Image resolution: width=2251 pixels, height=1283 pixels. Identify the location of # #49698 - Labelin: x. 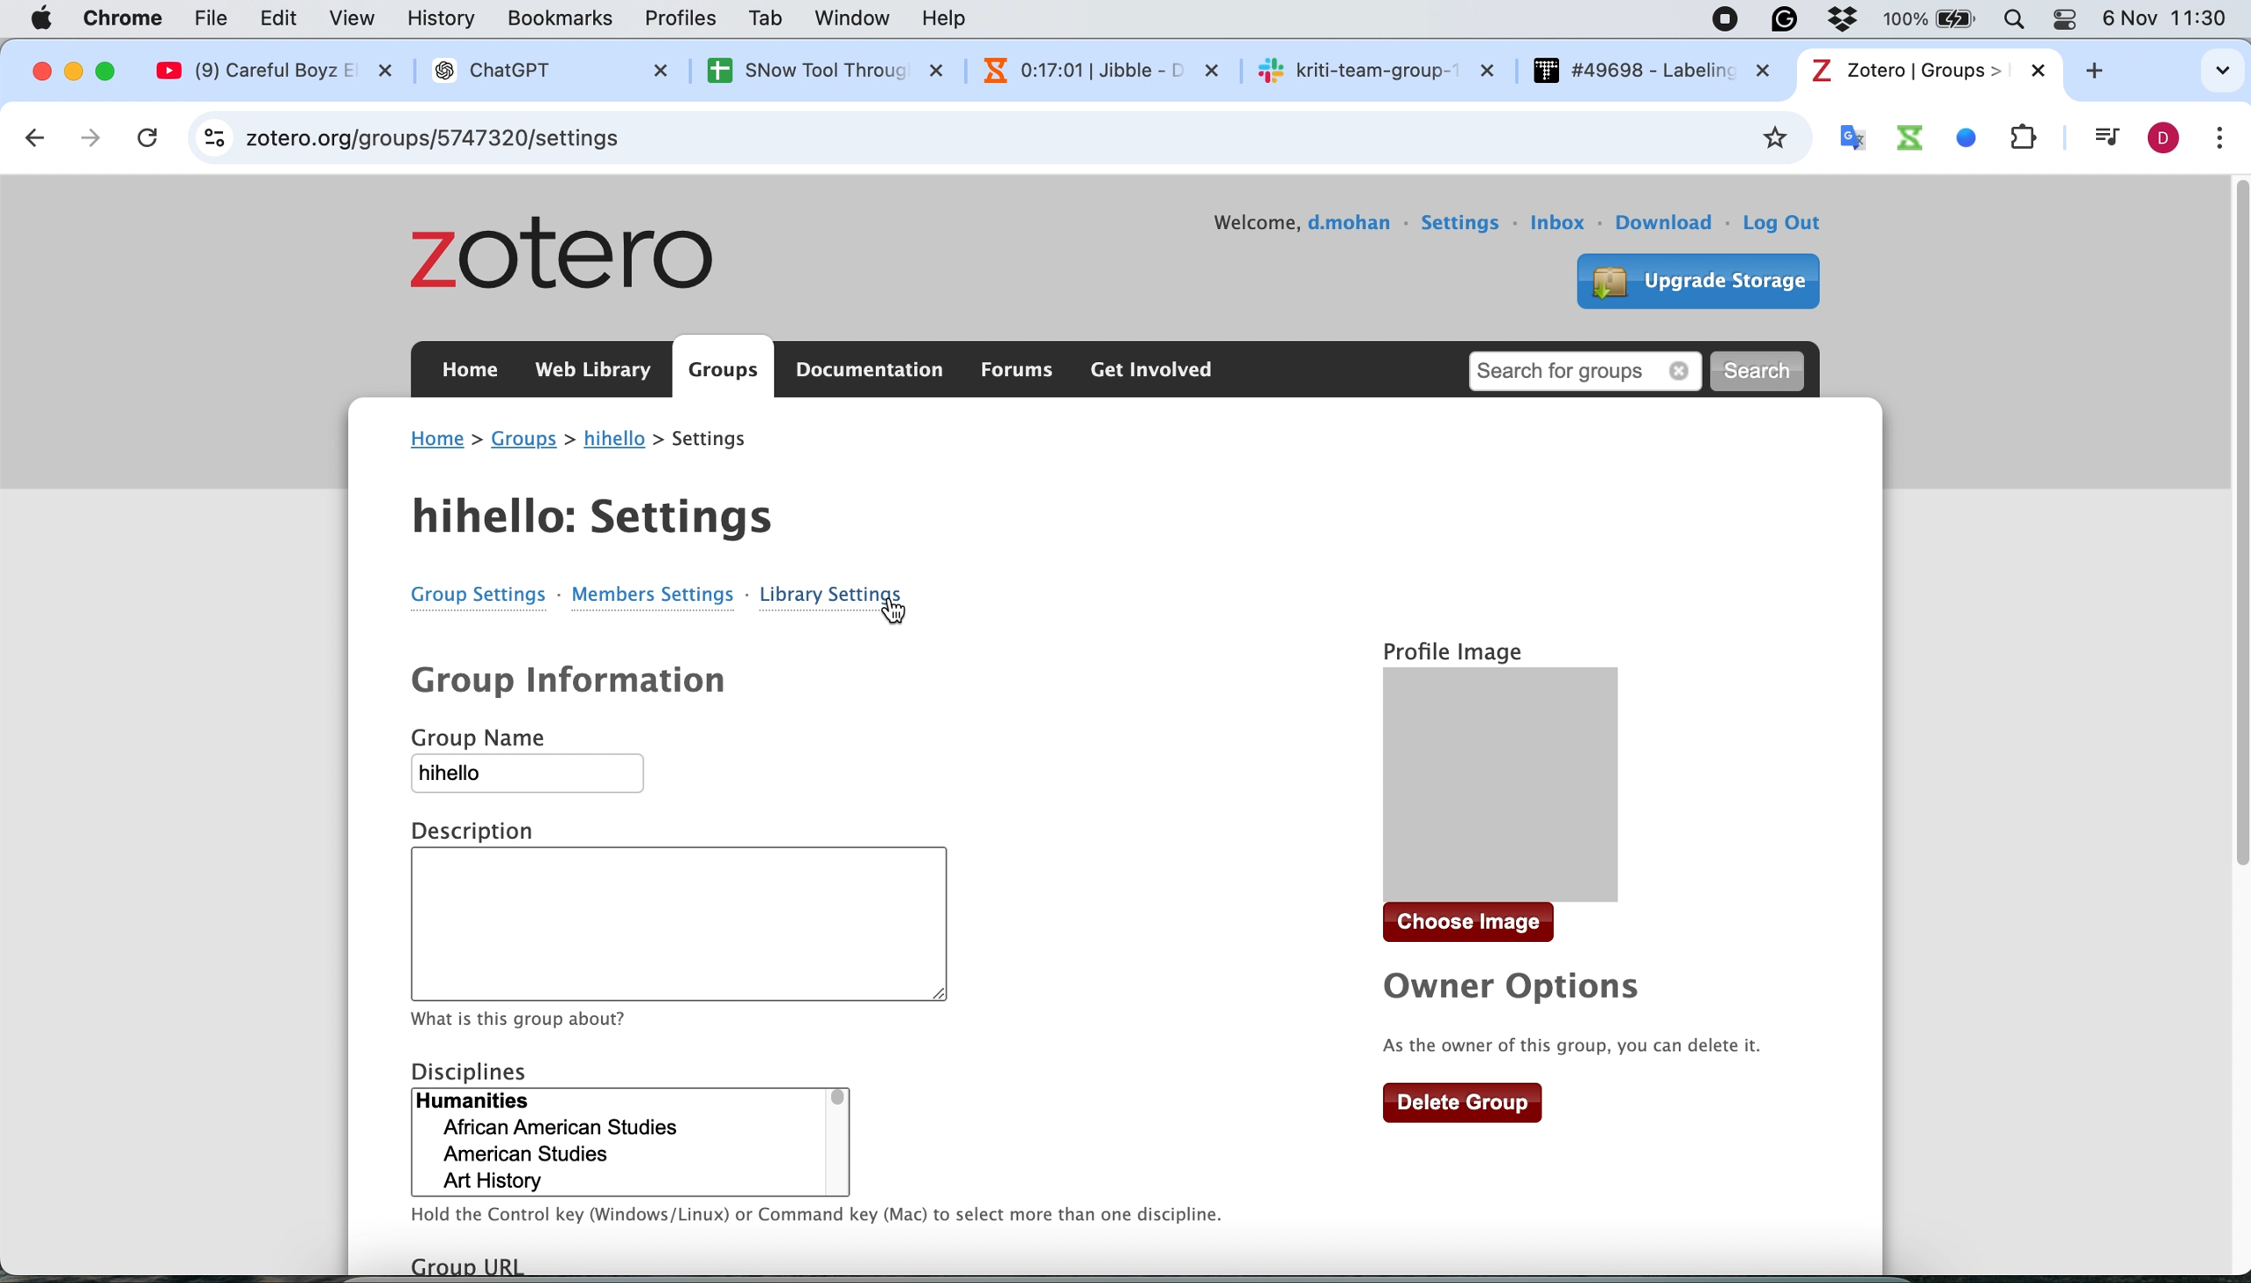
(1653, 70).